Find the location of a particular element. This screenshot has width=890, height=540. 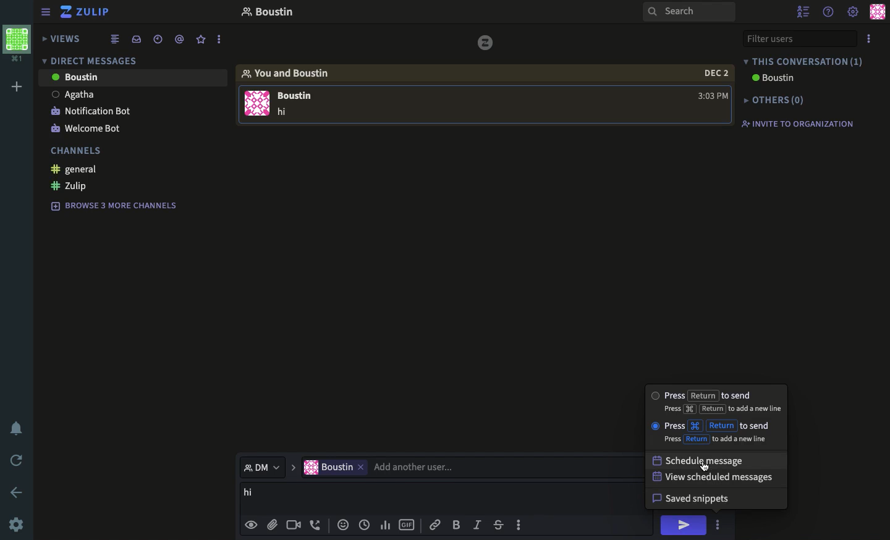

date time is located at coordinates (364, 525).